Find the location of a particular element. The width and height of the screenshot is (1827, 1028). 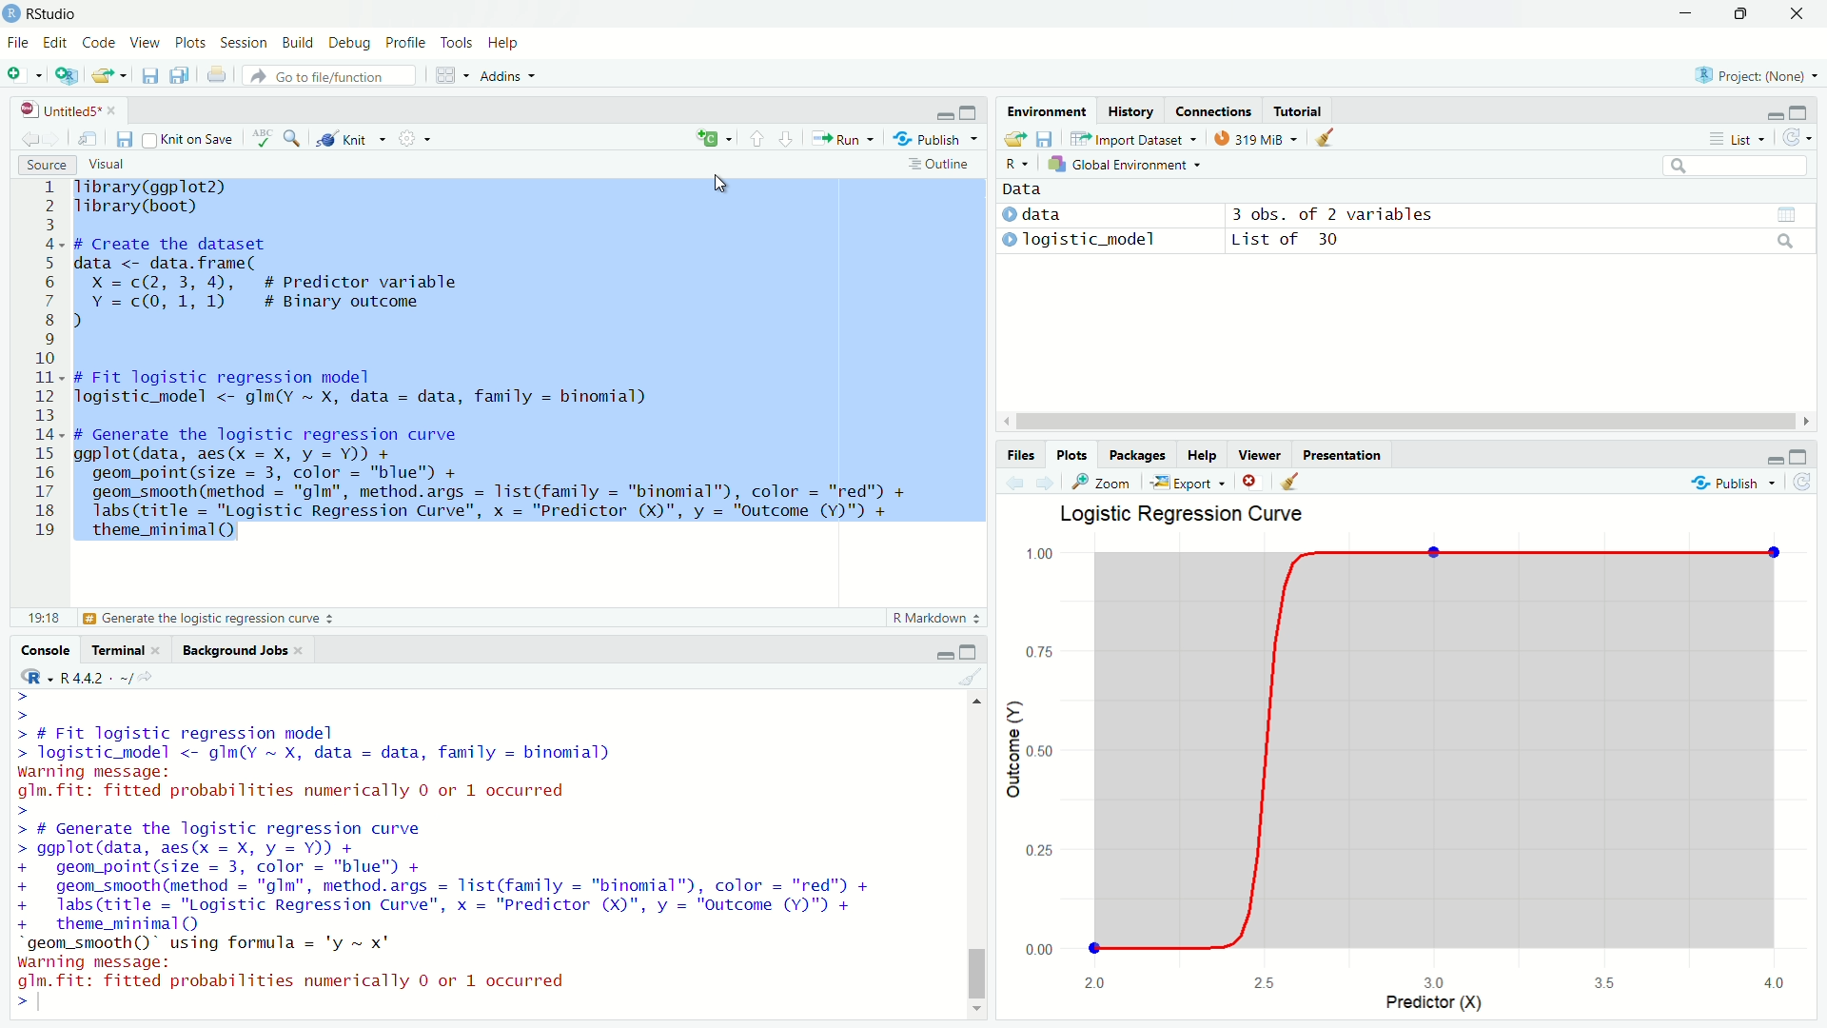

Help is located at coordinates (1200, 454).